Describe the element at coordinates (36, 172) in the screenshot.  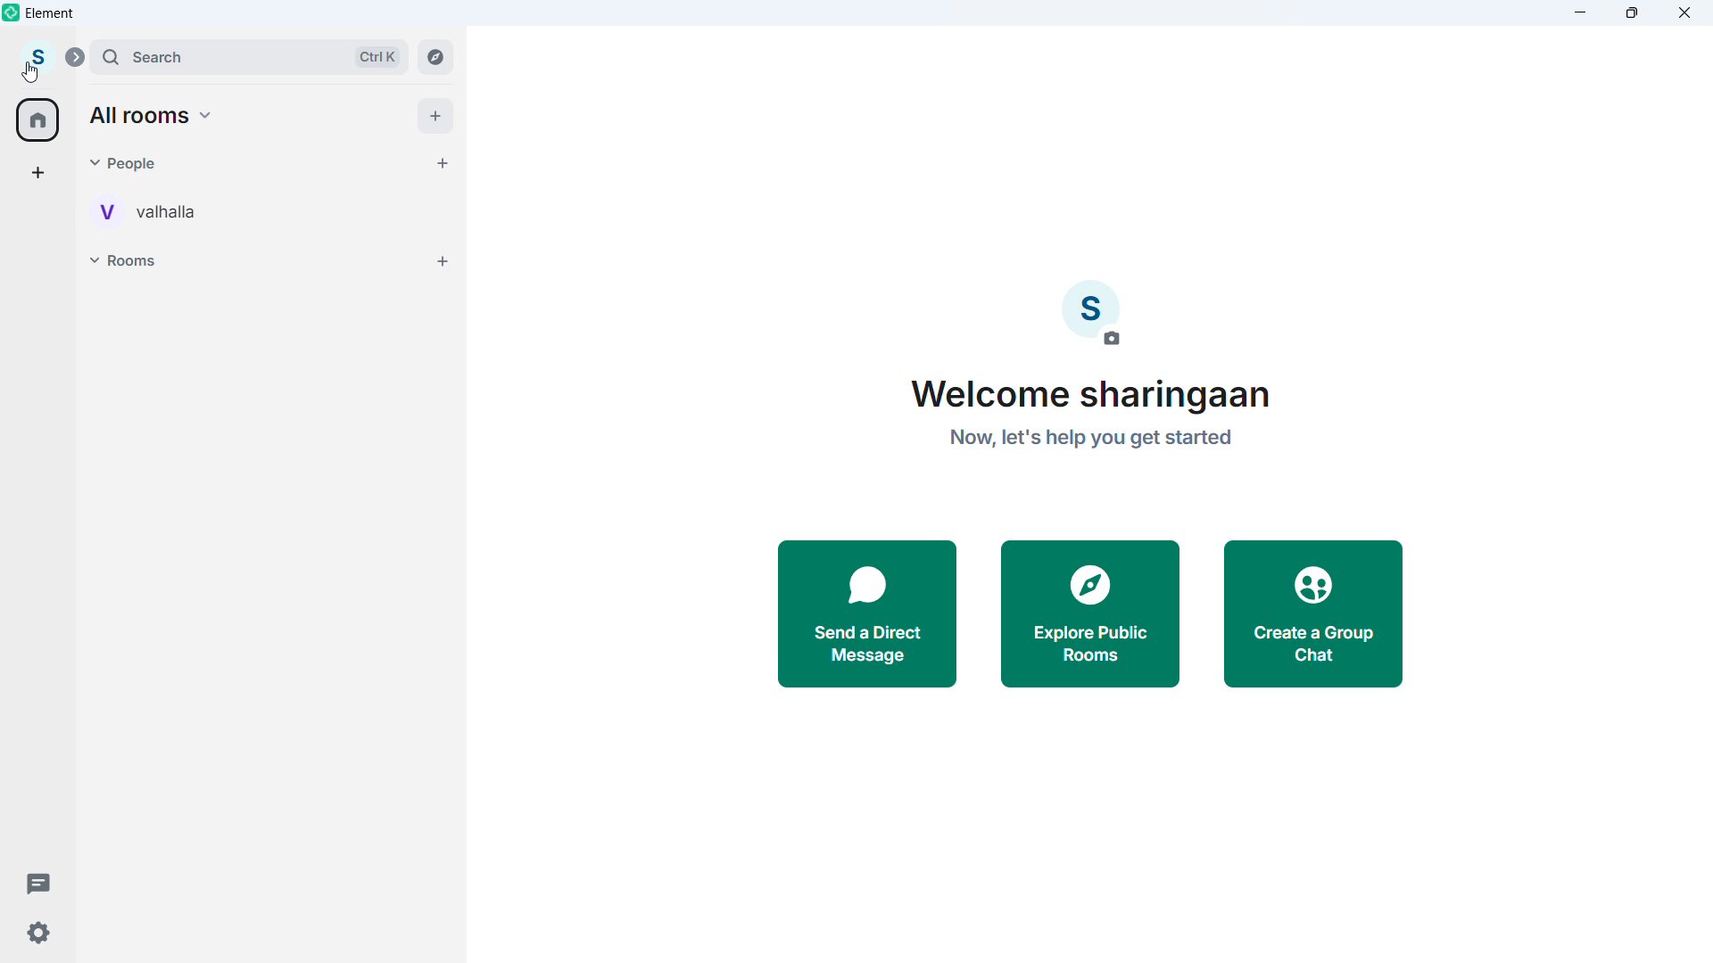
I see `Add space ` at that location.